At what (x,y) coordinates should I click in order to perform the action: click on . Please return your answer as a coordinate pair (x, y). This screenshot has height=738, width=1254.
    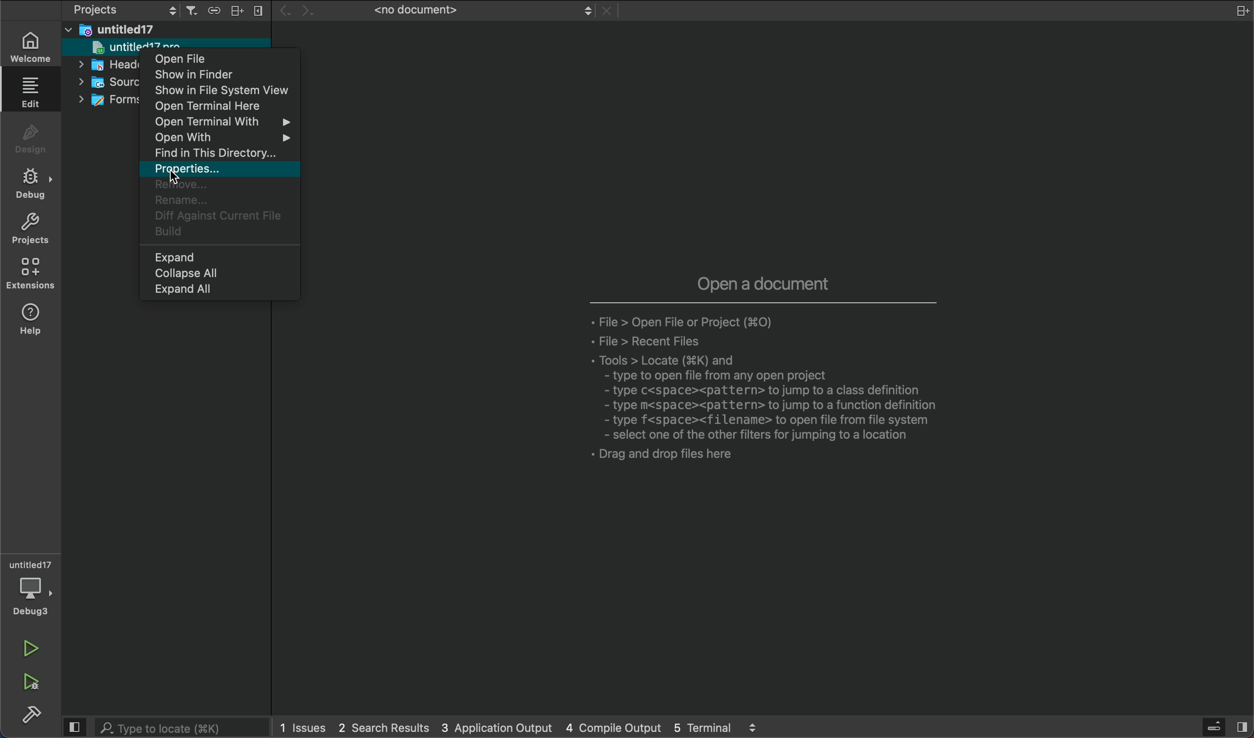
    Looking at the image, I should click on (260, 10).